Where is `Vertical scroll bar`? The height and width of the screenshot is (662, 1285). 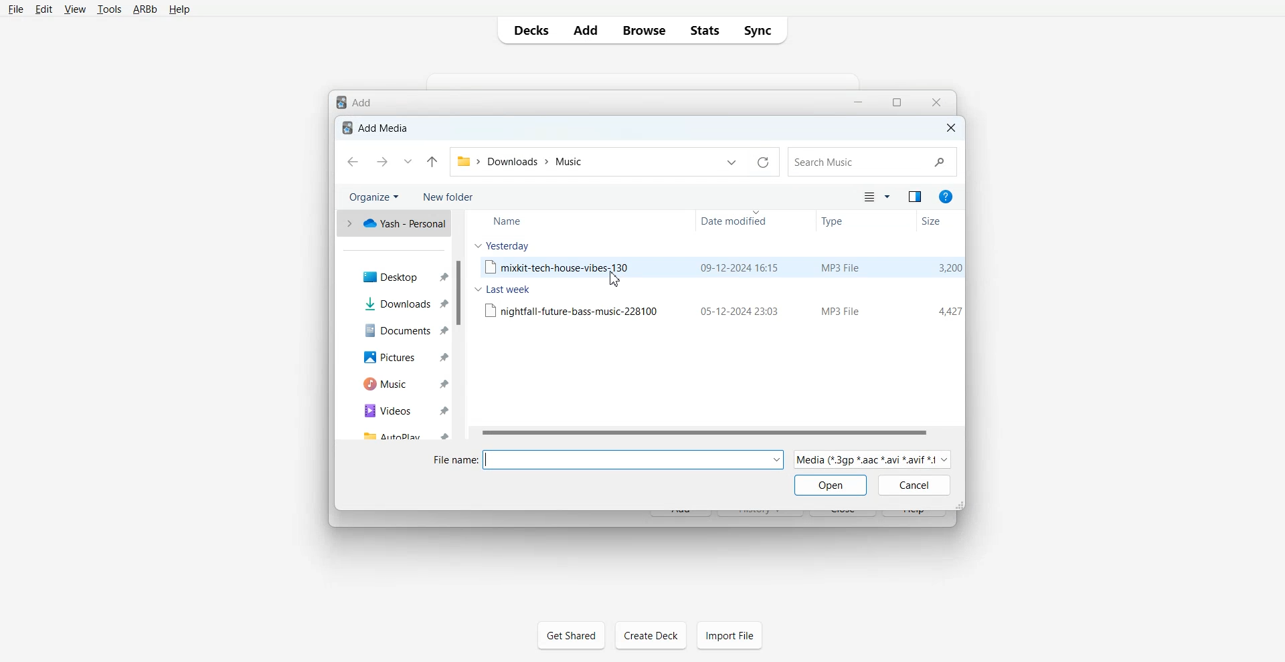 Vertical scroll bar is located at coordinates (460, 325).